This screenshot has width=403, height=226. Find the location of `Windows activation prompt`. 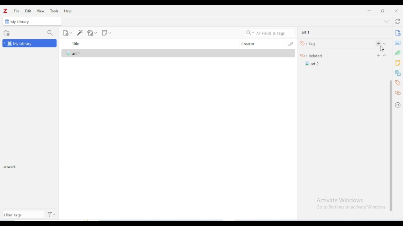

Windows activation prompt is located at coordinates (348, 203).